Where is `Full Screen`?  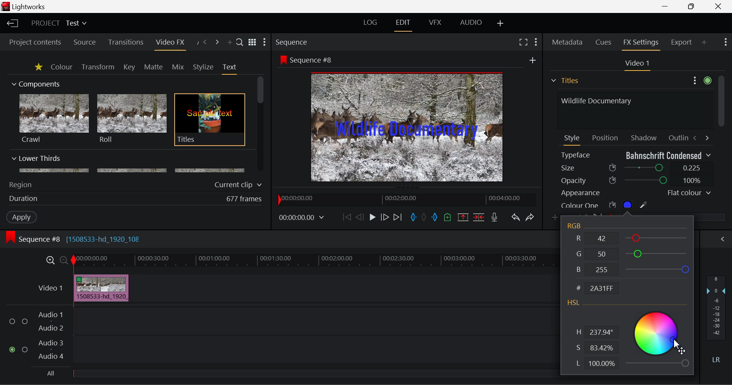 Full Screen is located at coordinates (523, 42).